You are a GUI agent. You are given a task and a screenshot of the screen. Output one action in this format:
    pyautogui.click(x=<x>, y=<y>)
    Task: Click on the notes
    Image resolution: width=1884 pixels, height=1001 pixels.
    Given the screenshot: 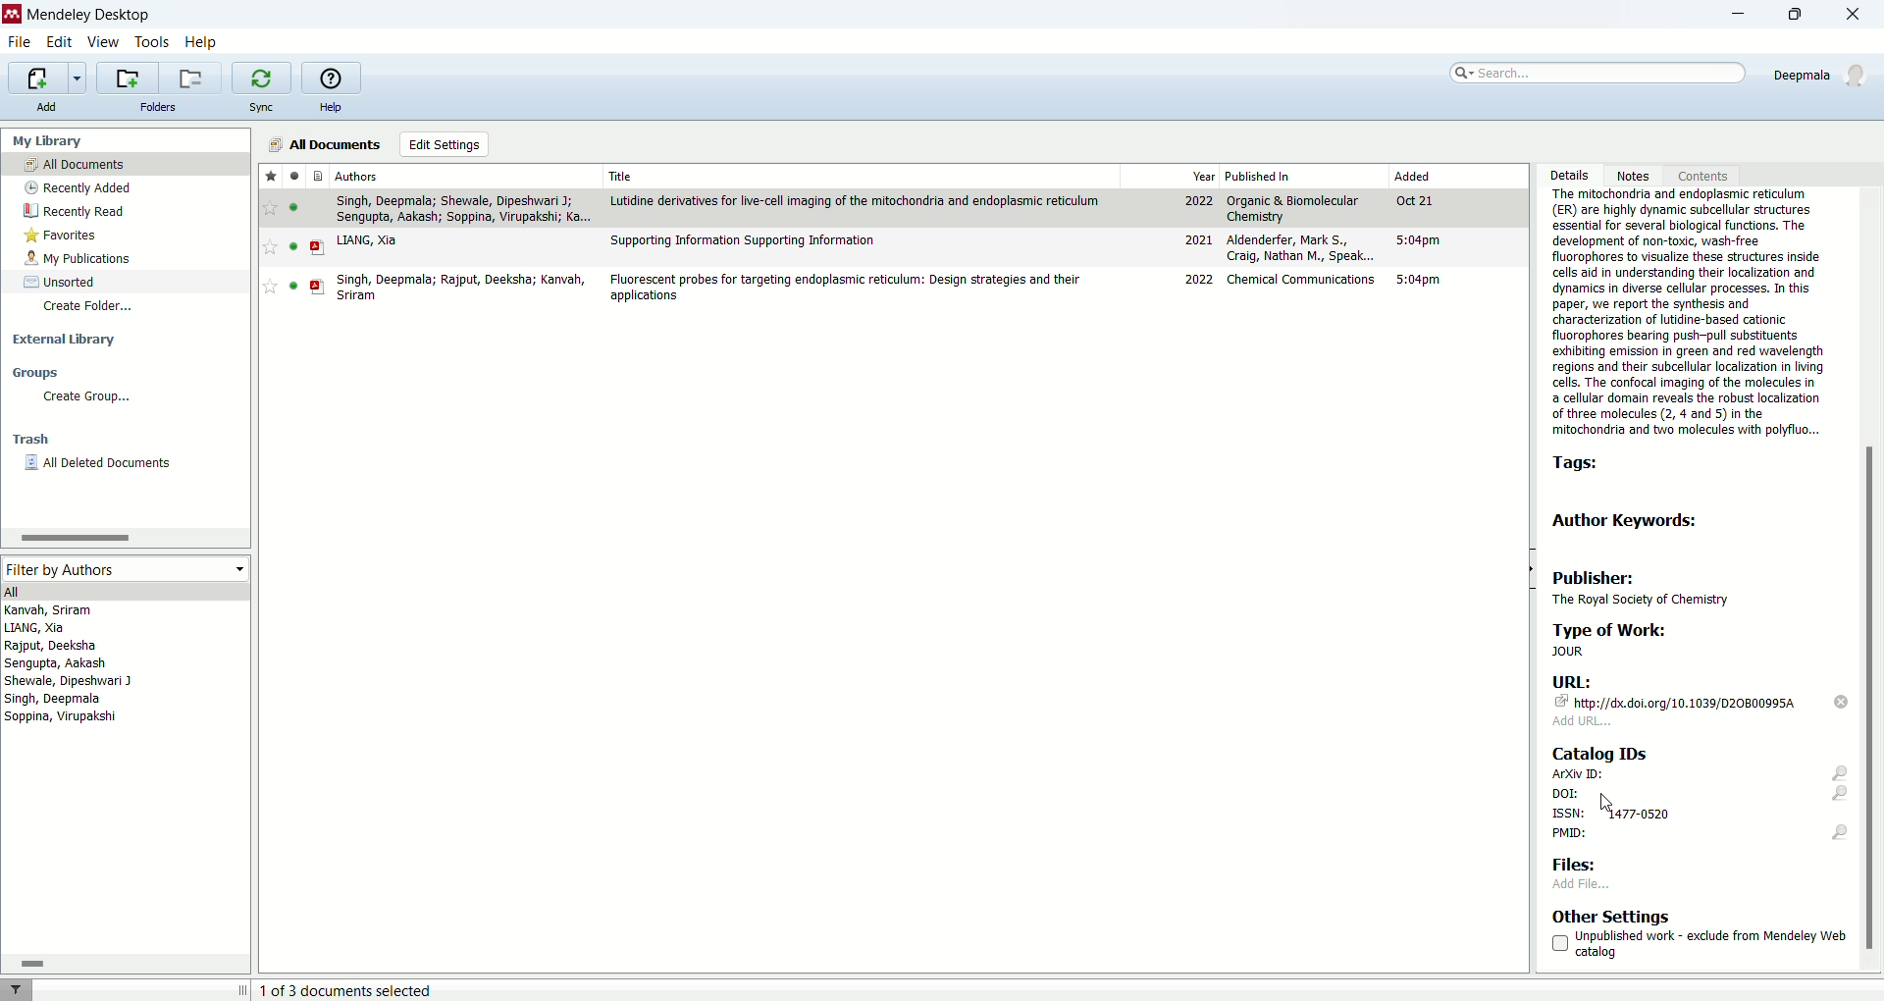 What is the action you would take?
    pyautogui.click(x=1638, y=175)
    